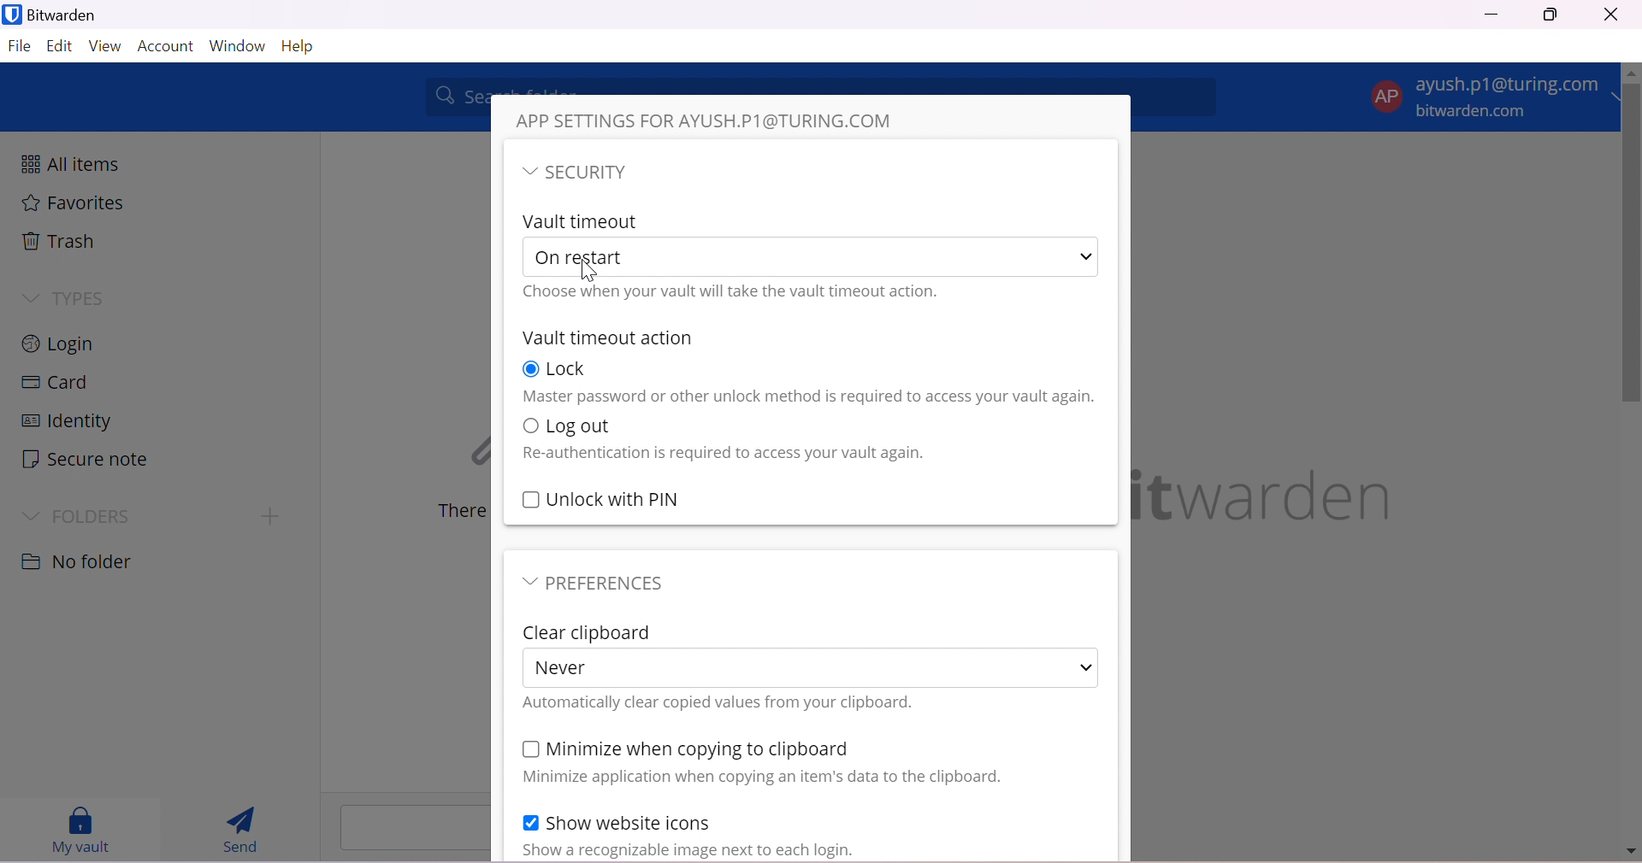 Image resolution: width=1642 pixels, height=863 pixels. I want to click on Login, so click(62, 342).